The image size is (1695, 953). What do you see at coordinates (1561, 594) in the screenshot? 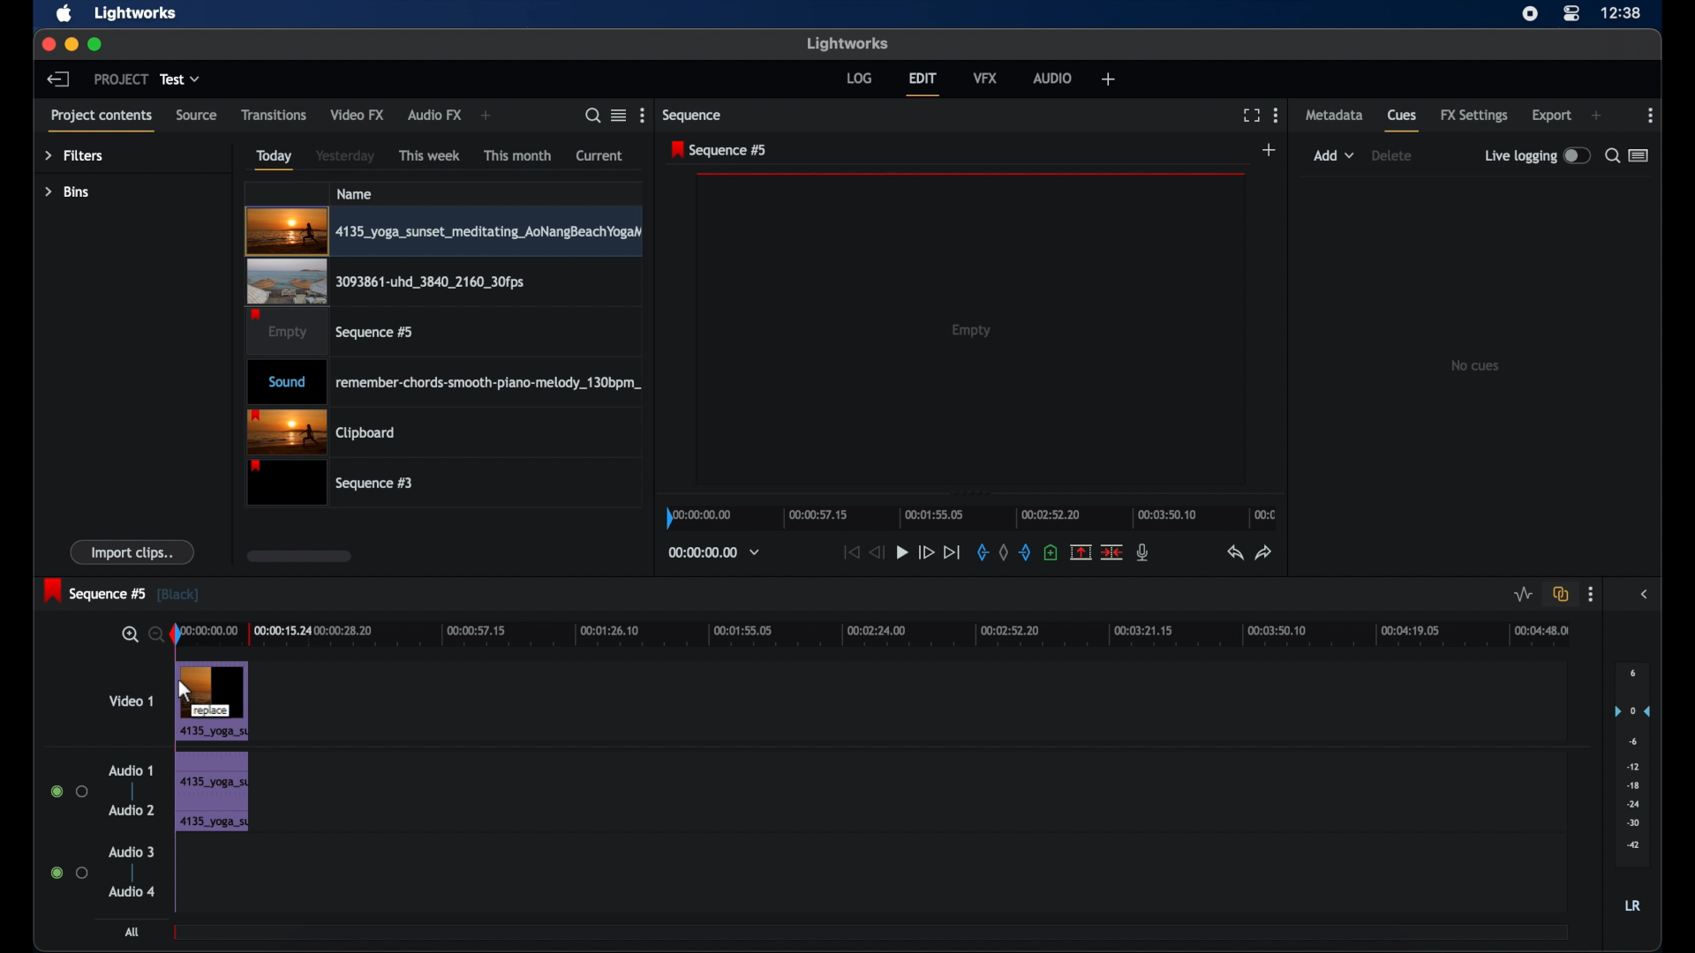
I see `toggle auto track synd` at bounding box center [1561, 594].